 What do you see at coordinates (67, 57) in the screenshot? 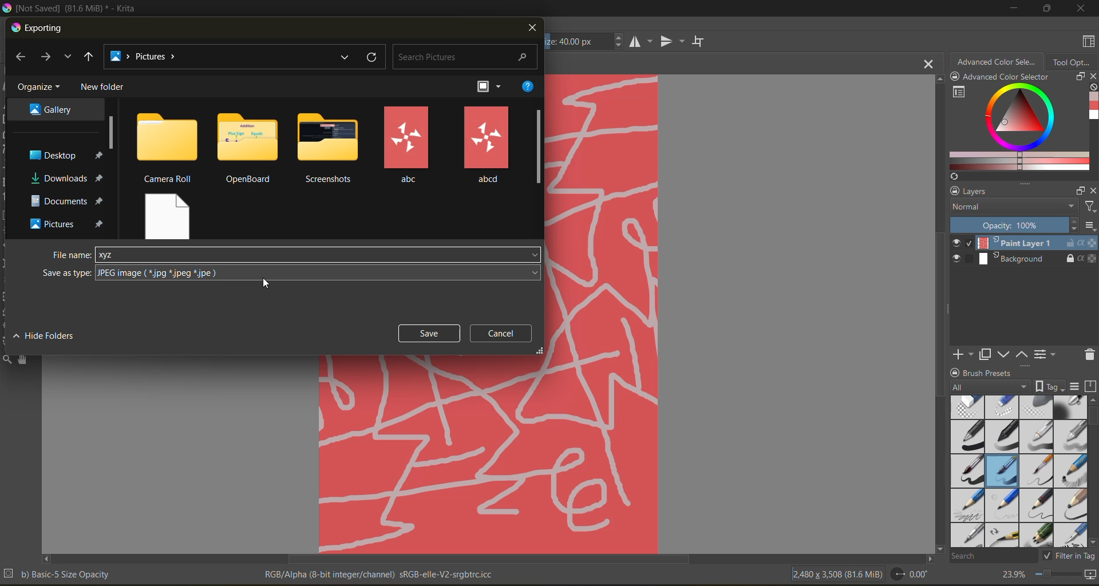
I see `recent locations` at bounding box center [67, 57].